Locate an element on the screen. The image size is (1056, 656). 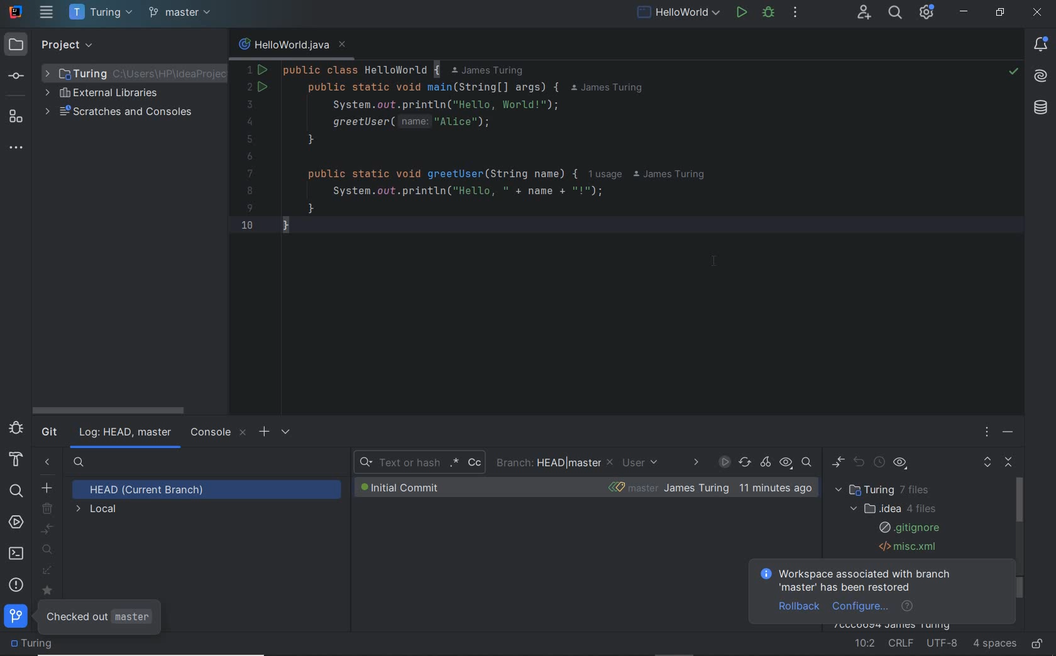
time is located at coordinates (775, 488).